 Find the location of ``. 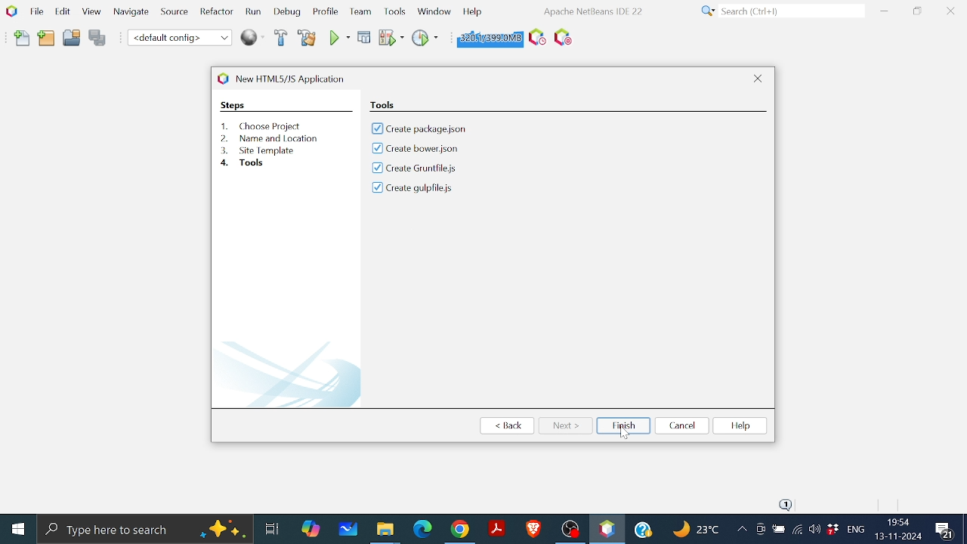

 is located at coordinates (814, 528).